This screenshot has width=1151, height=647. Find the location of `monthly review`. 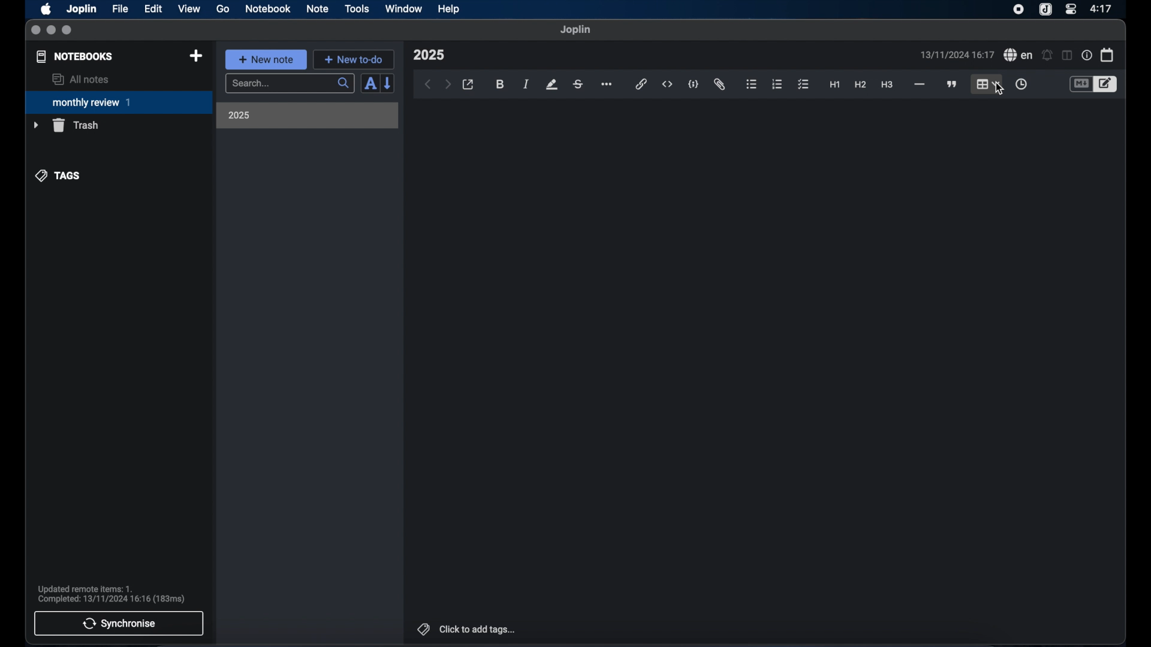

monthly review is located at coordinates (119, 101).